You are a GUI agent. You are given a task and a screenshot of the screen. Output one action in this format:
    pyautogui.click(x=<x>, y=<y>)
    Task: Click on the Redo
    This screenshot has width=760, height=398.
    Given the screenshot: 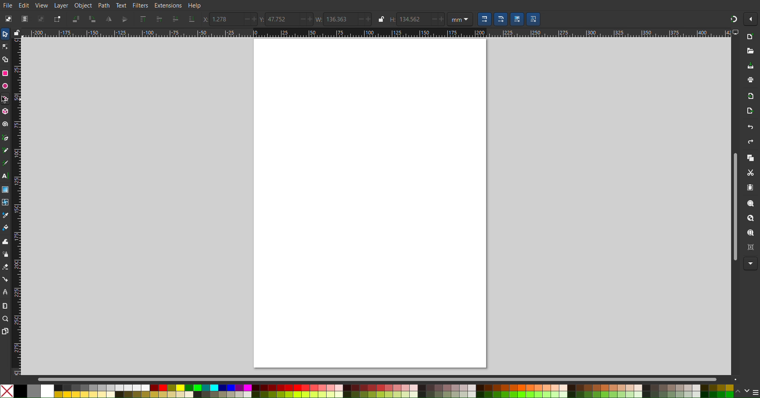 What is the action you would take?
    pyautogui.click(x=749, y=142)
    